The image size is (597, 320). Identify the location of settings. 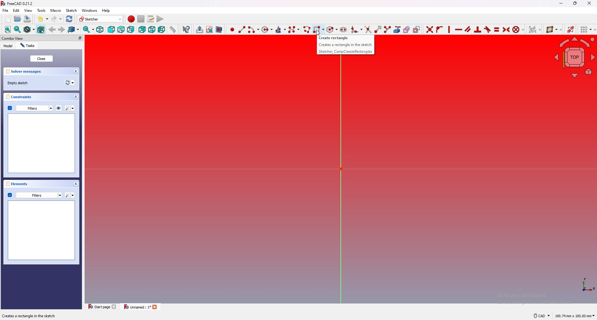
(69, 195).